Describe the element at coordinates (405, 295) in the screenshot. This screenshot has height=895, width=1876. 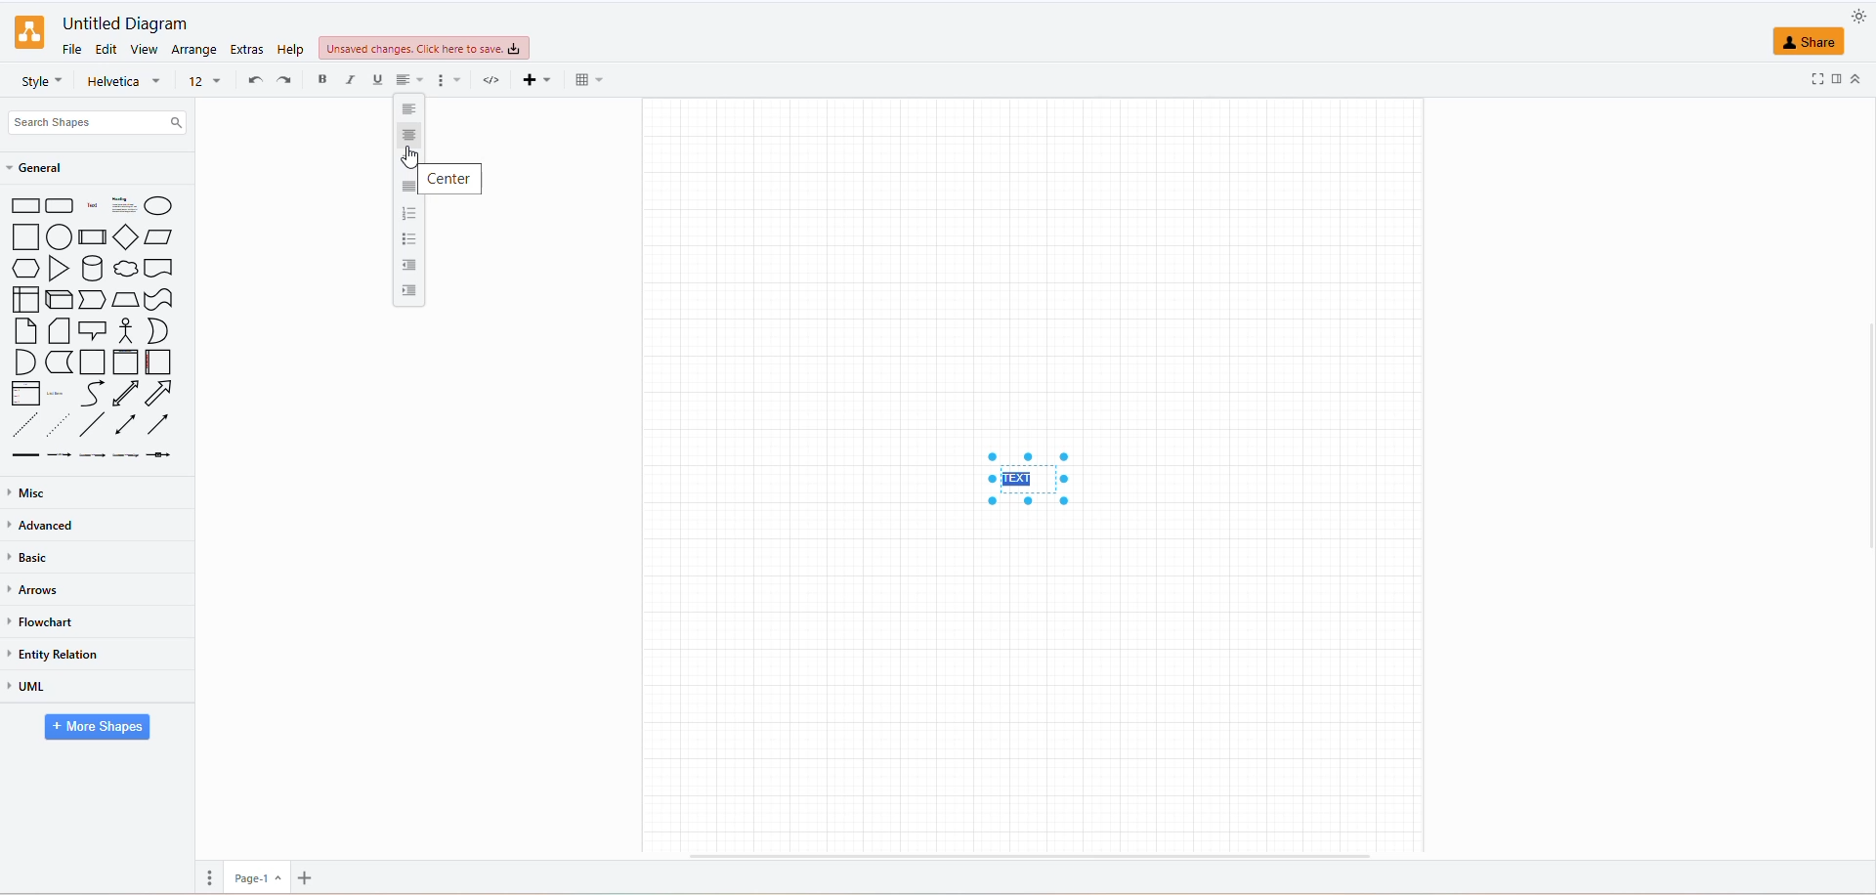
I see `increase indent` at that location.